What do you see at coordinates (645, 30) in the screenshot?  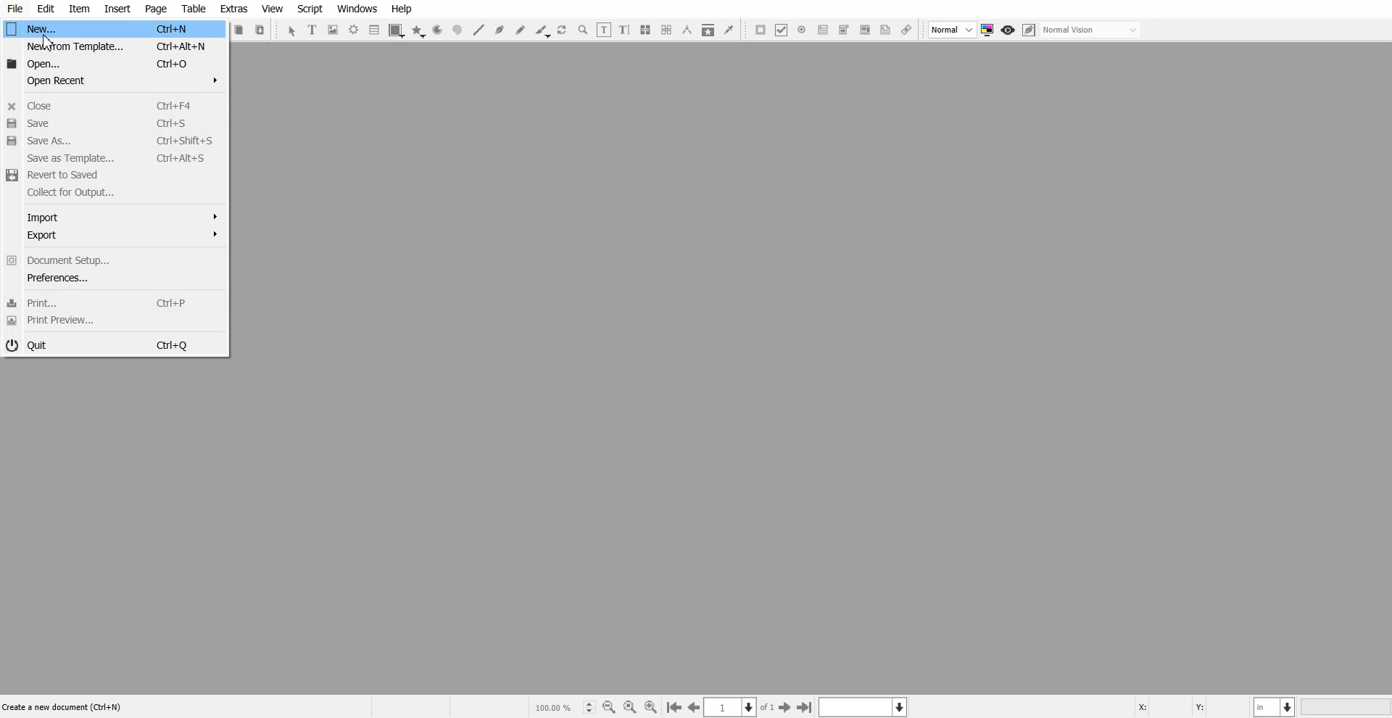 I see `Link Text Frame` at bounding box center [645, 30].